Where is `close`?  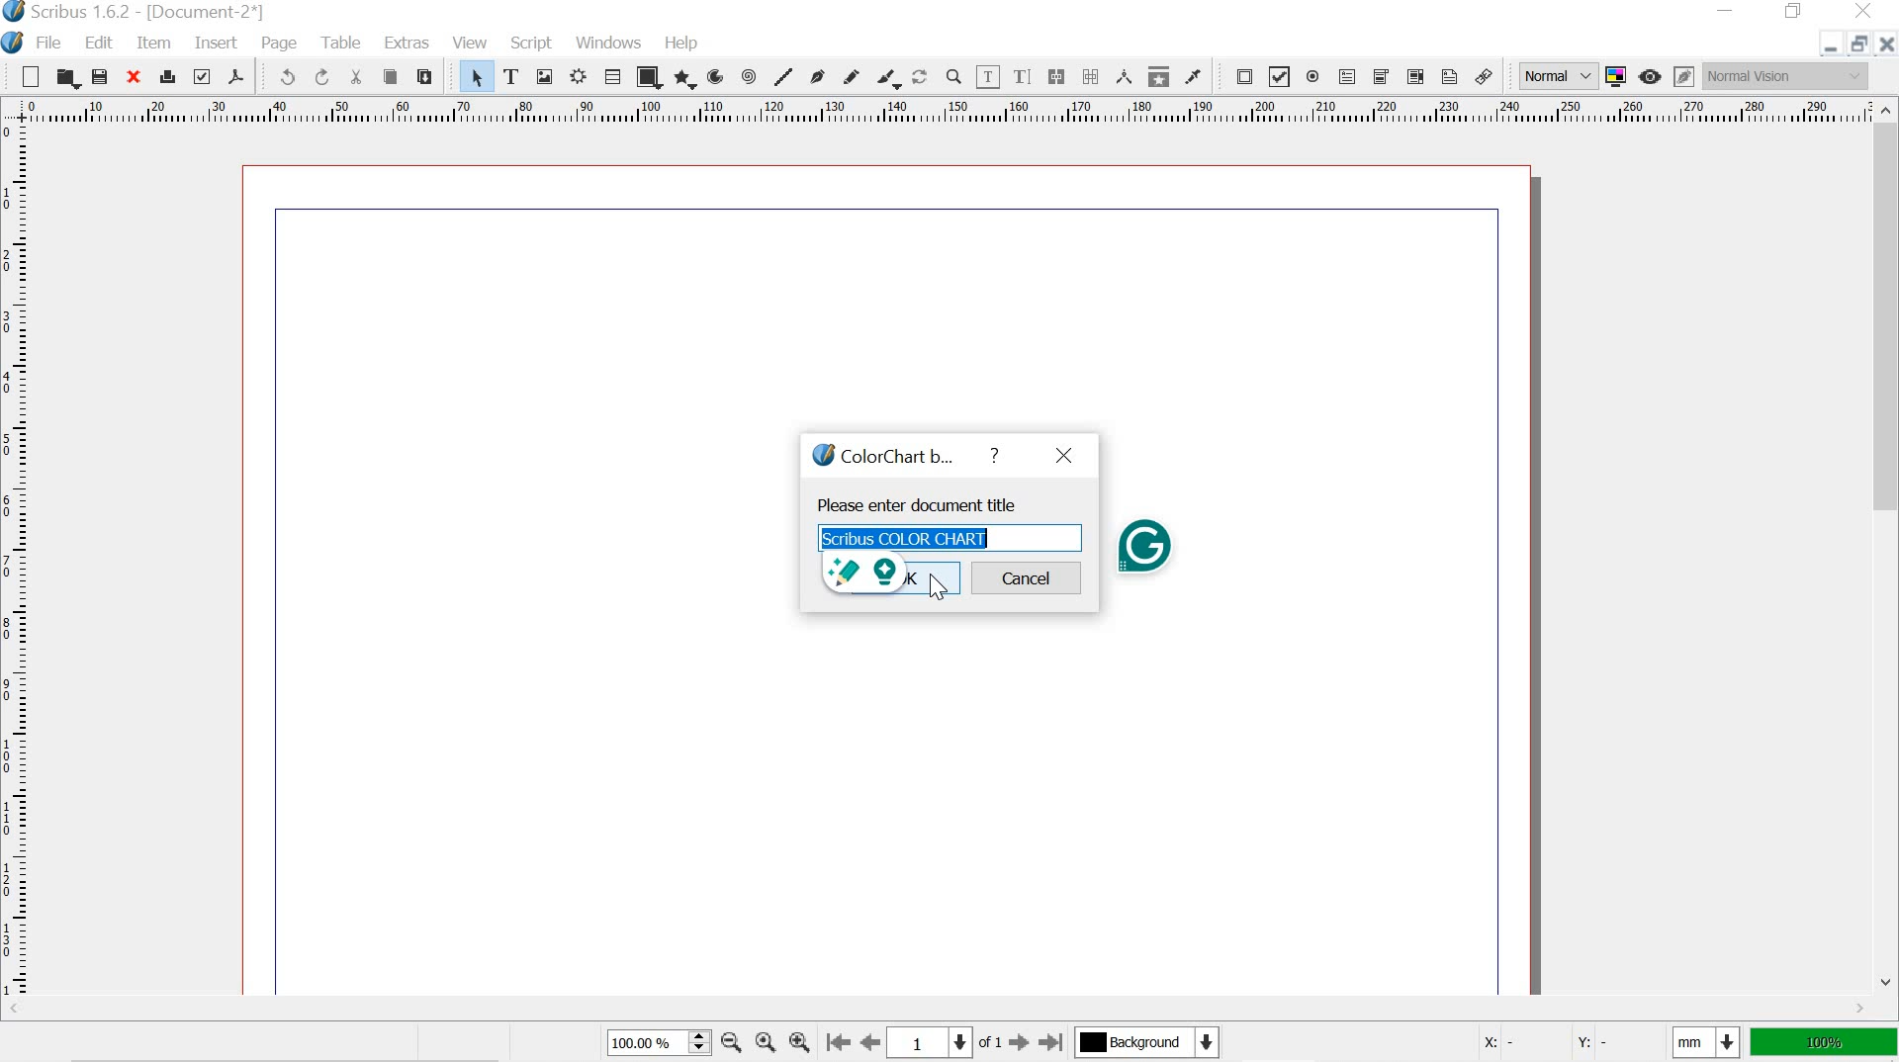 close is located at coordinates (132, 78).